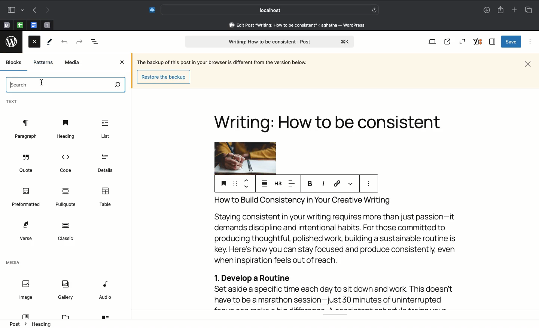 This screenshot has width=539, height=328. Describe the element at coordinates (65, 232) in the screenshot. I see `Classic` at that location.